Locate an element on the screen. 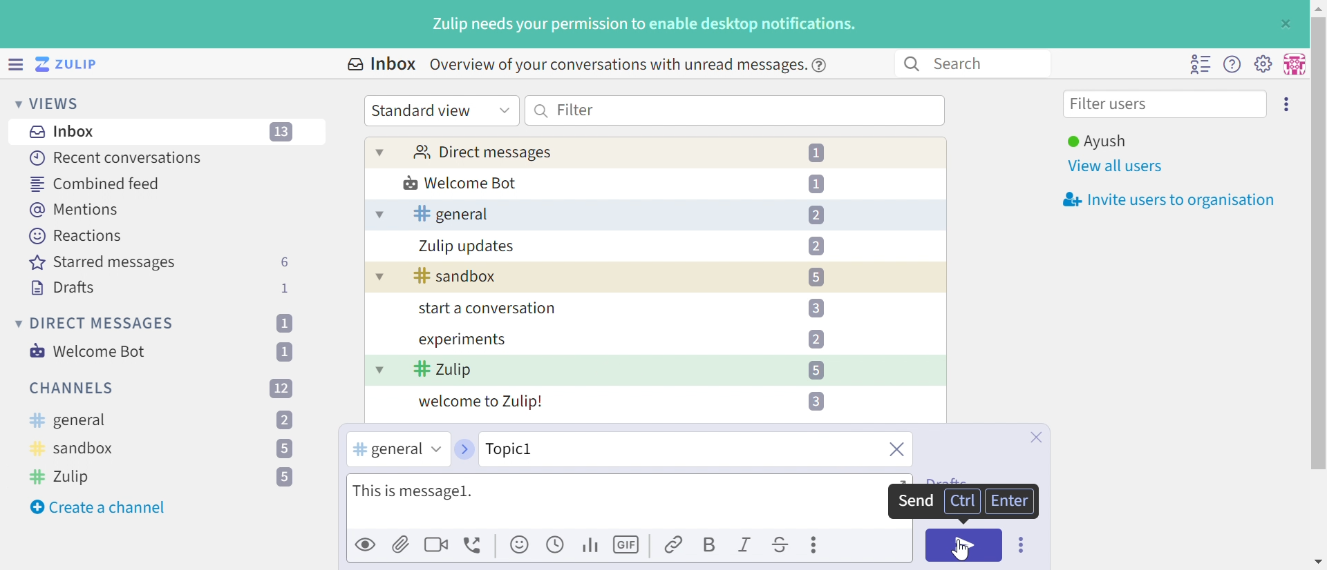  This is message 1 is located at coordinates (417, 493).